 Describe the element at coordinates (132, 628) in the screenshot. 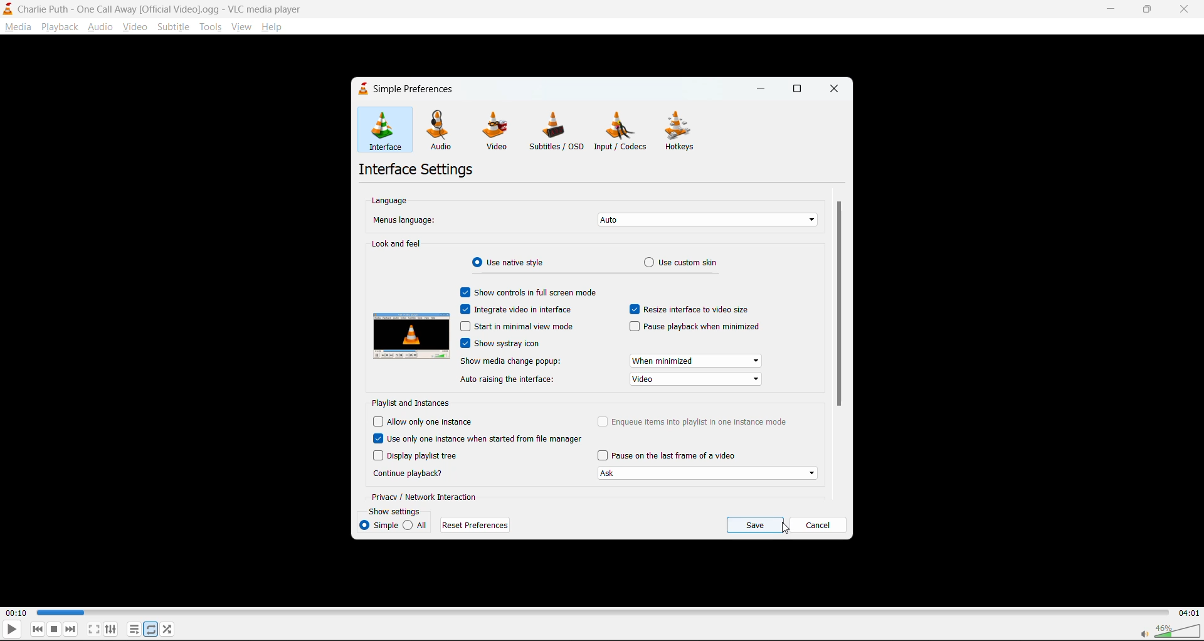

I see `playlist` at that location.